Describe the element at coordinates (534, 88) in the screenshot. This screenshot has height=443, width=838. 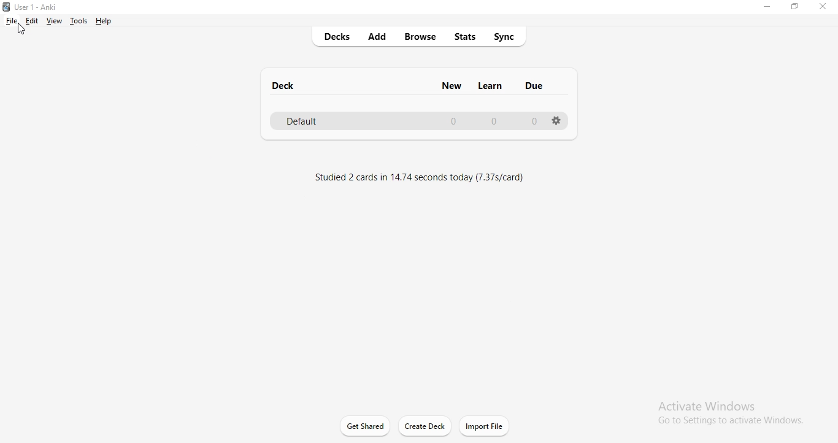
I see `due` at that location.